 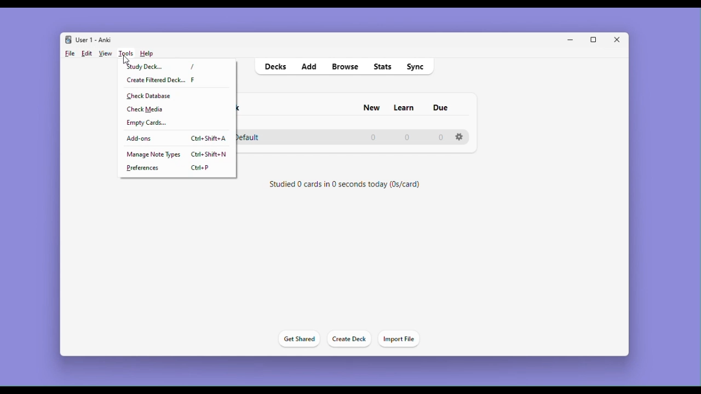 I want to click on check Media , so click(x=147, y=110).